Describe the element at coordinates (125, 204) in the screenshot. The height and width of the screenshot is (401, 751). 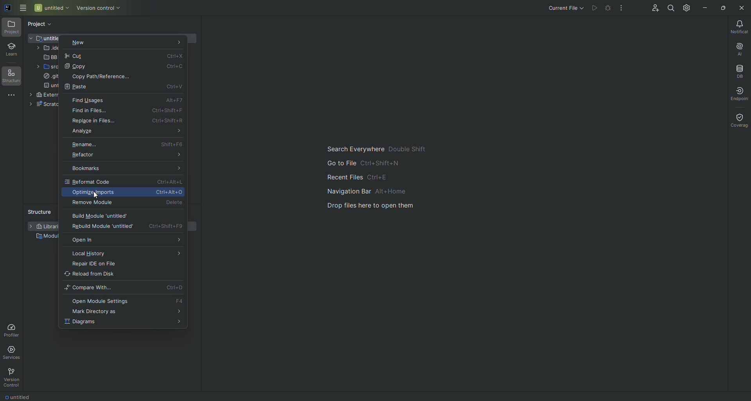
I see `Remove Module` at that location.